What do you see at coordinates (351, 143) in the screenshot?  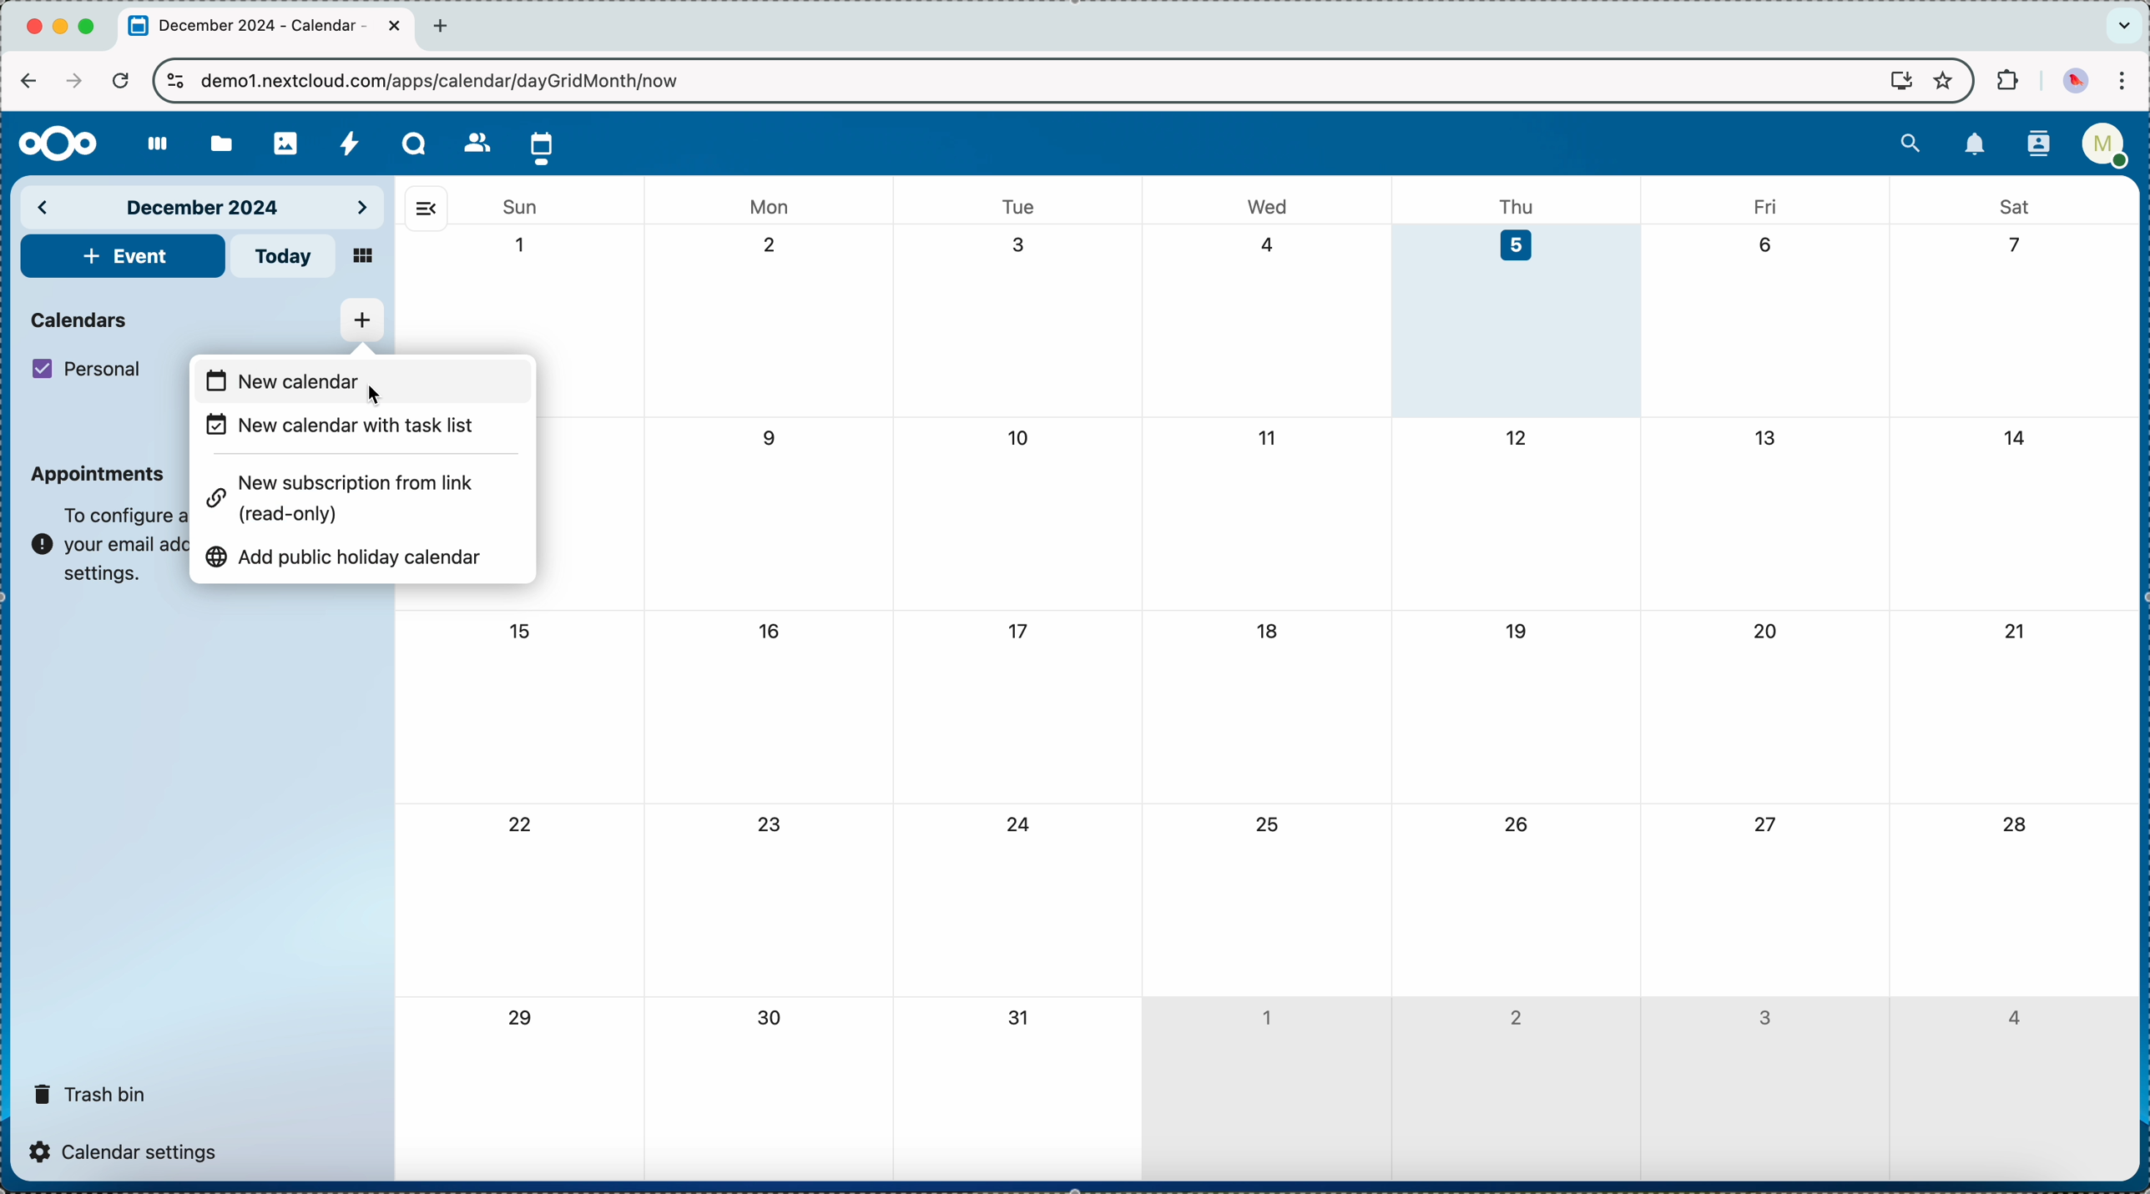 I see `activity` at bounding box center [351, 143].